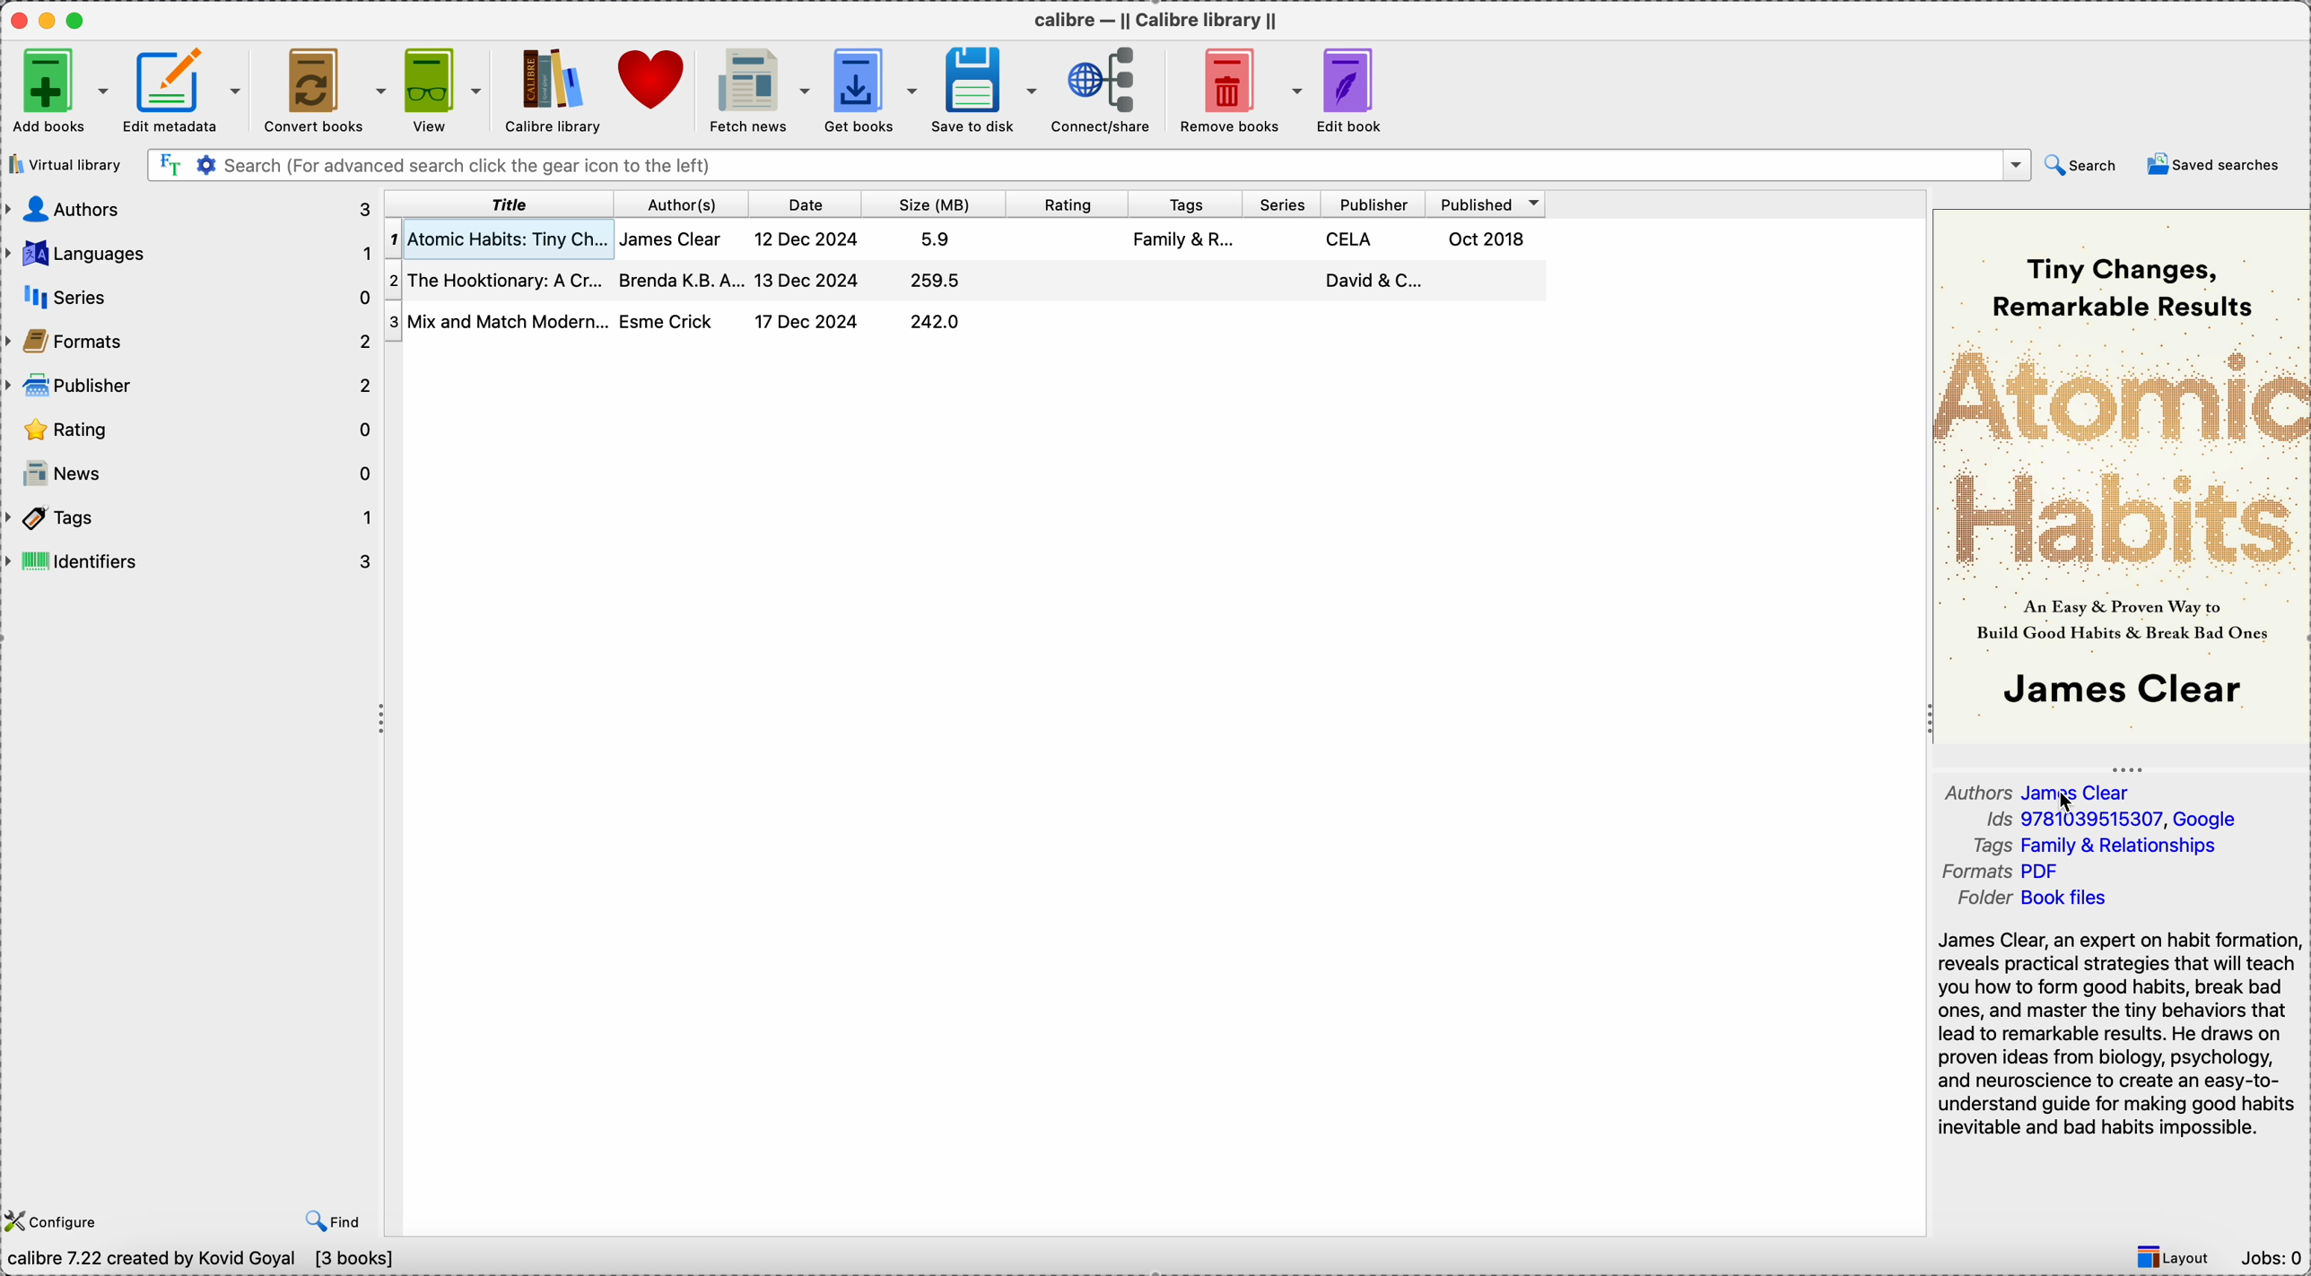 This screenshot has height=1276, width=2311. What do you see at coordinates (190, 474) in the screenshot?
I see `news` at bounding box center [190, 474].